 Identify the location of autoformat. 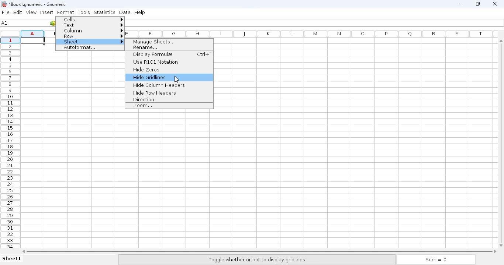
(79, 48).